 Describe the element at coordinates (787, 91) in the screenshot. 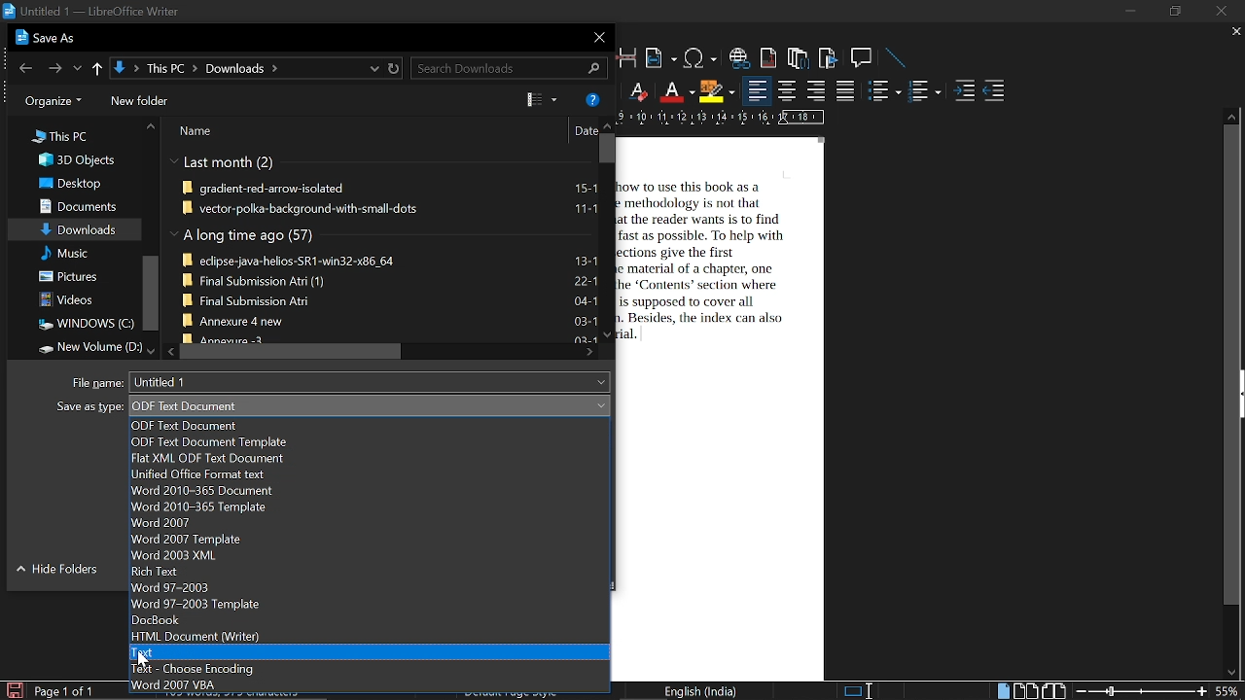

I see `align center` at that location.